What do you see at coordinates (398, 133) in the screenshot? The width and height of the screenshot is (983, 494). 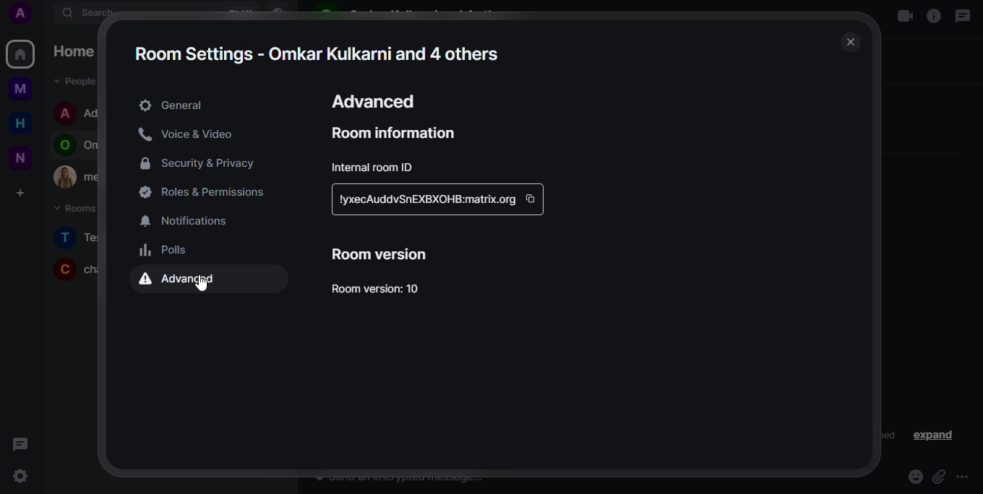 I see `room information` at bounding box center [398, 133].